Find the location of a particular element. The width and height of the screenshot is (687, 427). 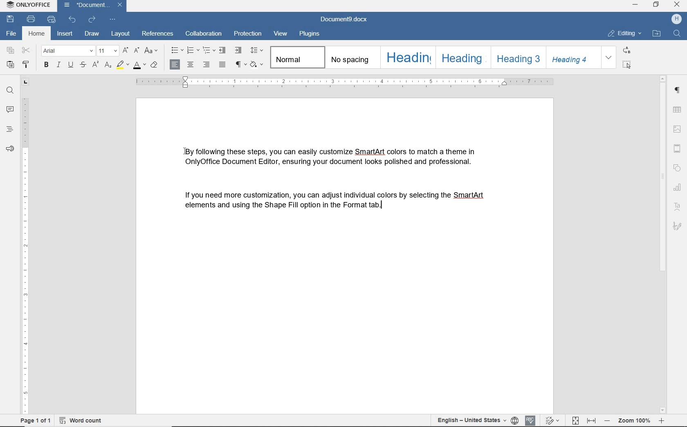

text language is located at coordinates (470, 419).